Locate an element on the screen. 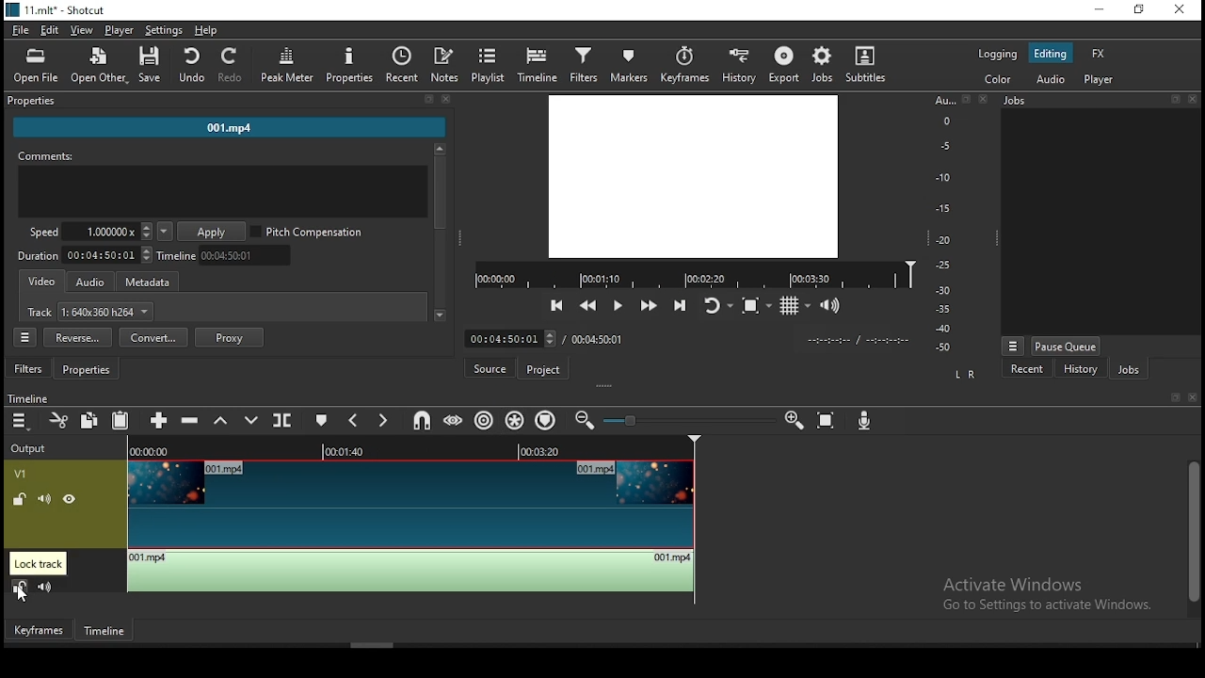  record audio is located at coordinates (865, 422).